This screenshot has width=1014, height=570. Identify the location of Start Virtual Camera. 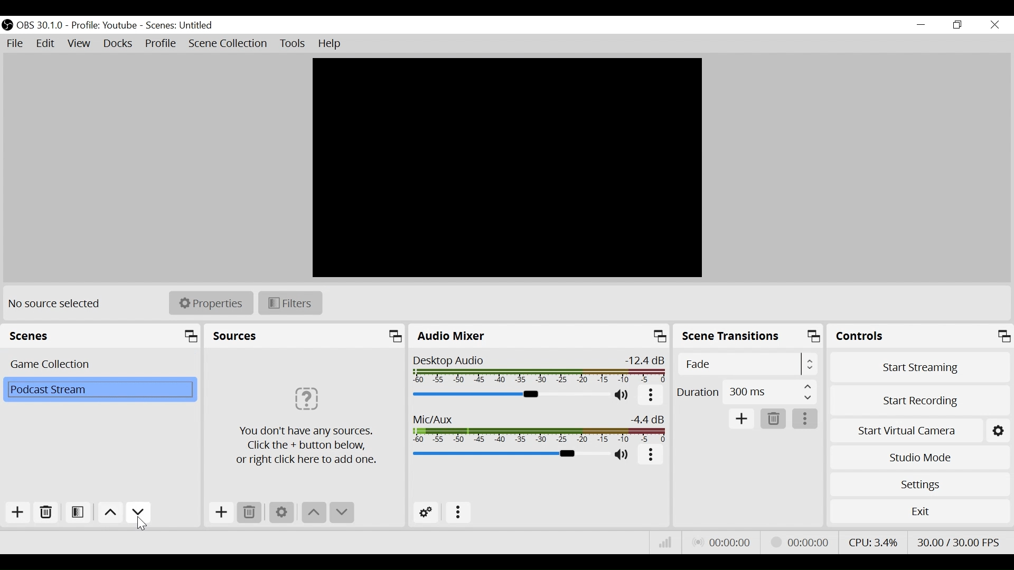
(906, 429).